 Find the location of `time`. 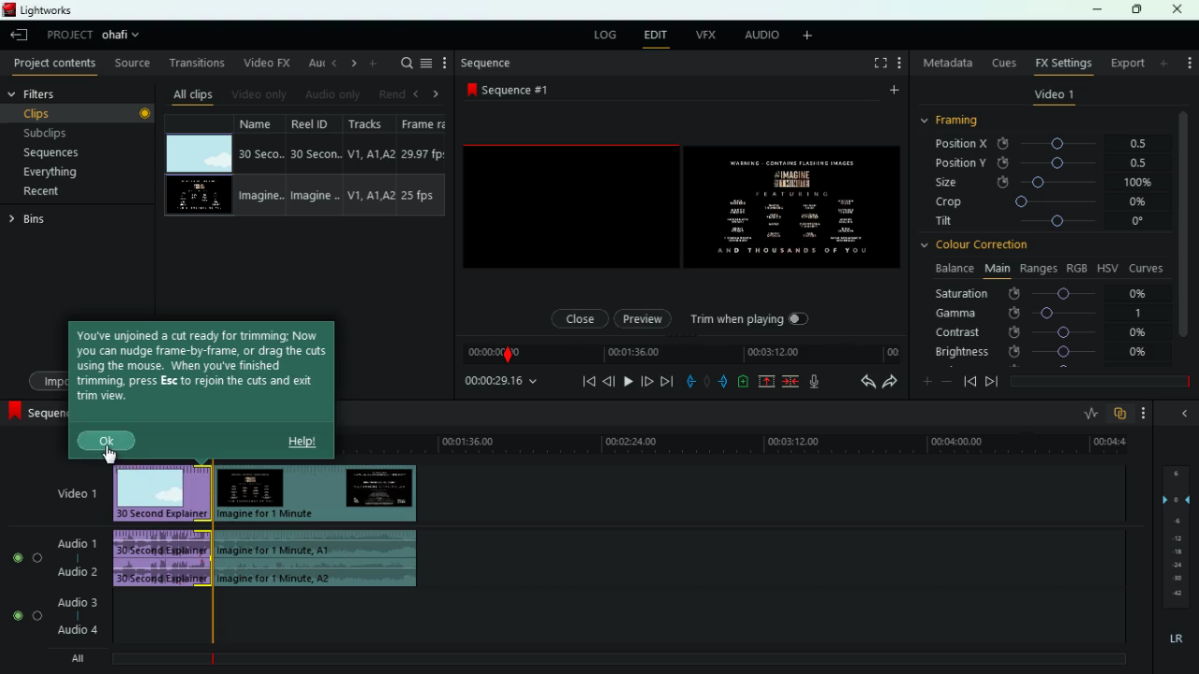

time is located at coordinates (679, 354).